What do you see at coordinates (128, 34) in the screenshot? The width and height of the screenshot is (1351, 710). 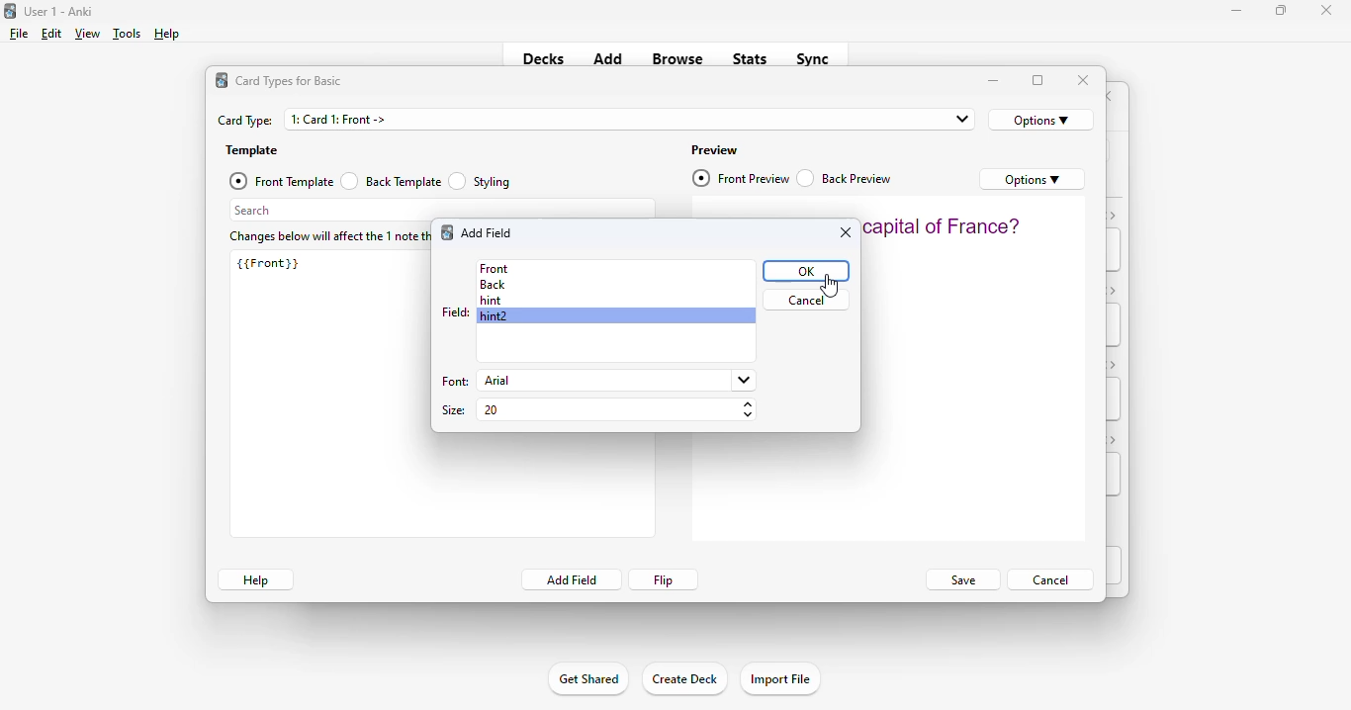 I see `tools` at bounding box center [128, 34].